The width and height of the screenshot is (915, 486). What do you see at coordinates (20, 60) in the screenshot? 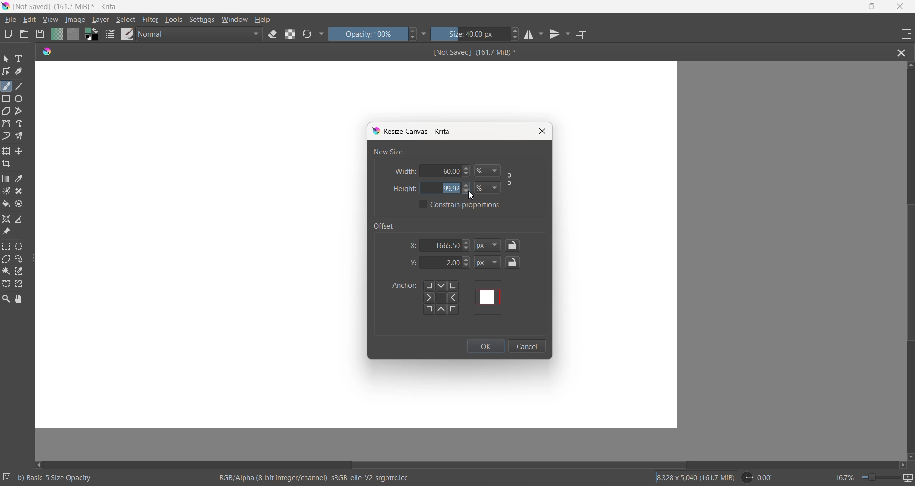
I see `text tool` at bounding box center [20, 60].